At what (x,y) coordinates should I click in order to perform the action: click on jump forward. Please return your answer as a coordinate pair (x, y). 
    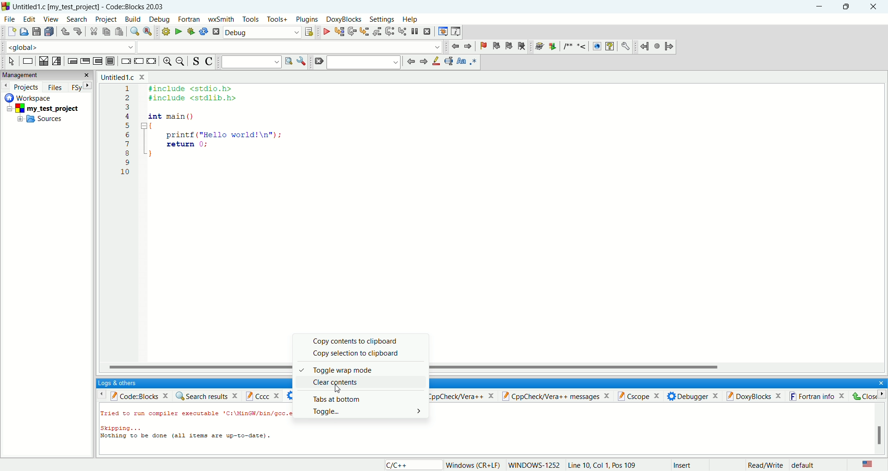
    Looking at the image, I should click on (669, 45).